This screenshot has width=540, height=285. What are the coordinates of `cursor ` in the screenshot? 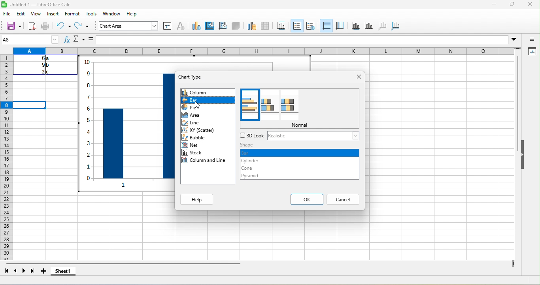 It's located at (198, 106).